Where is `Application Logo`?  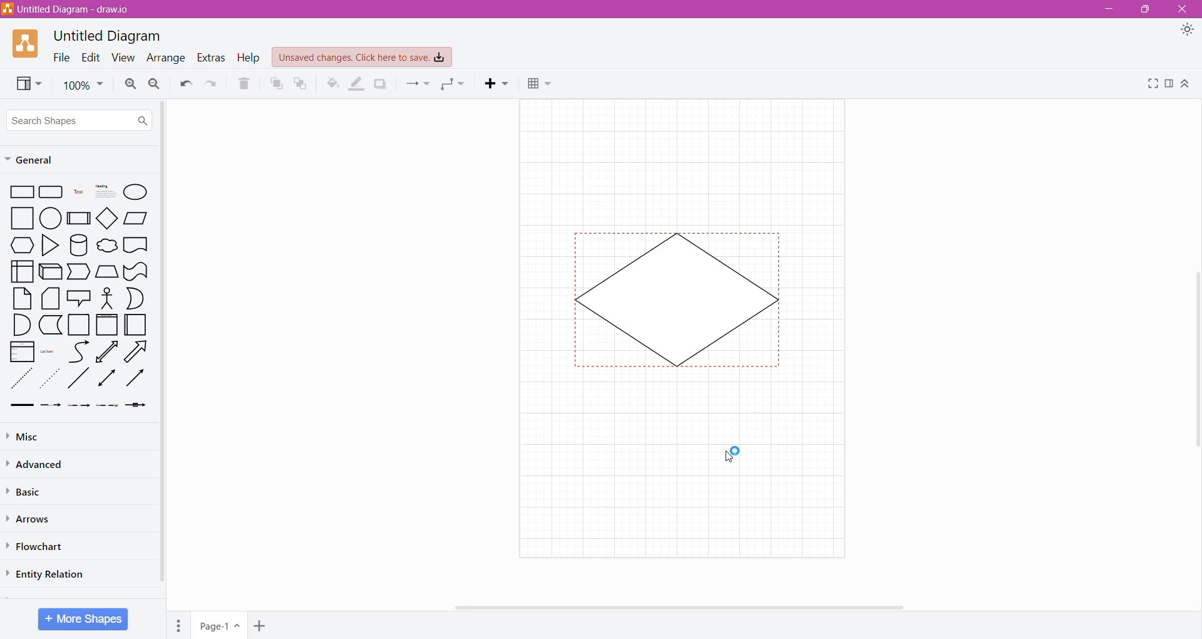
Application Logo is located at coordinates (26, 44).